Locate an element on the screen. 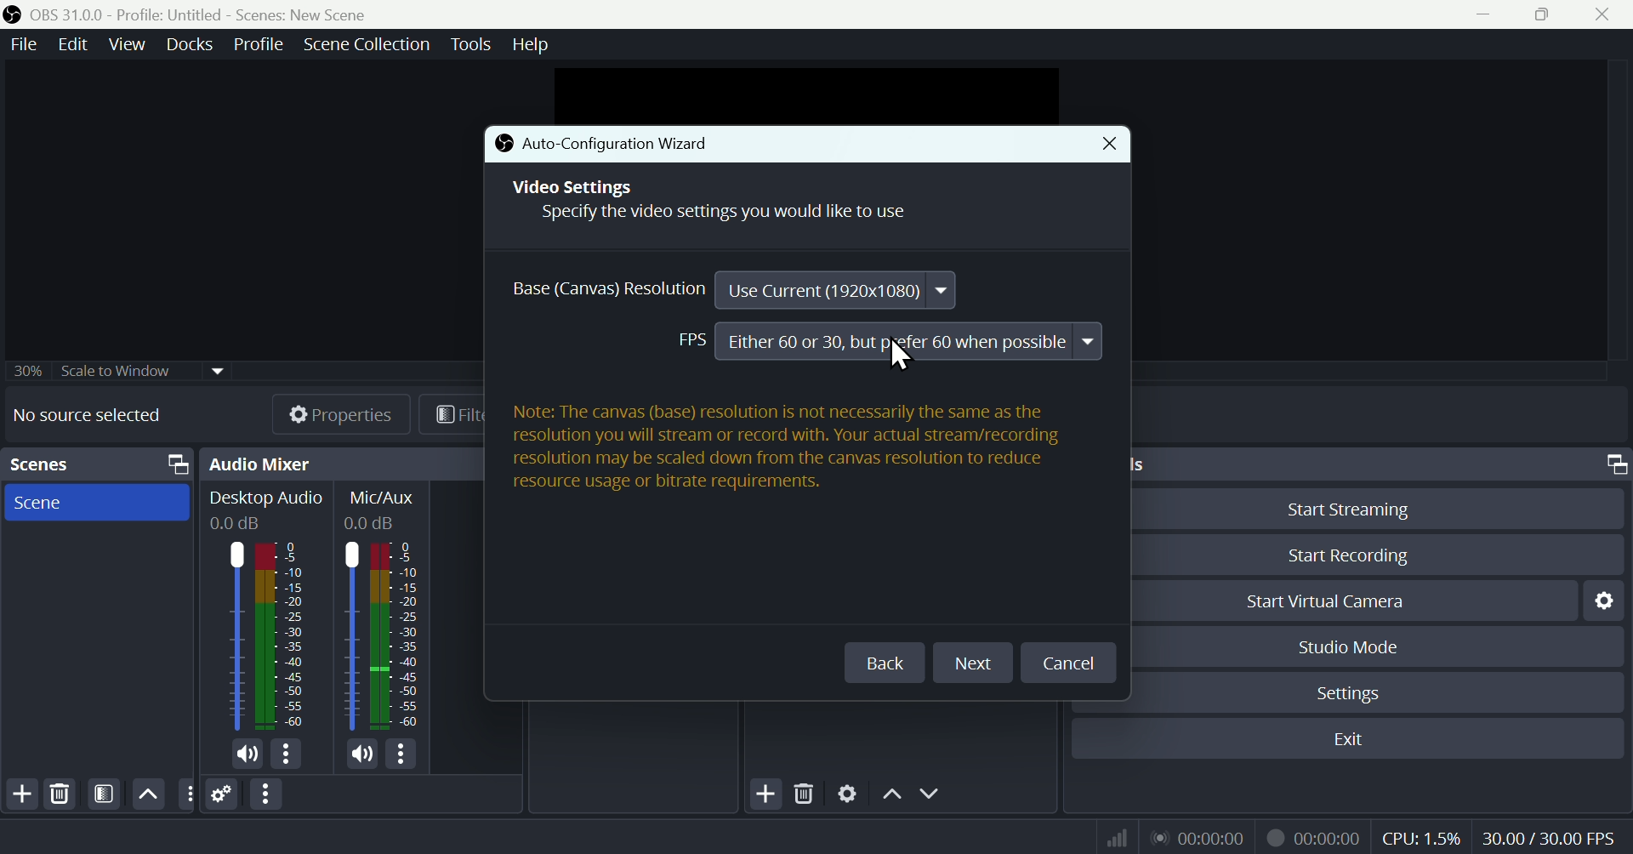 This screenshot has height=854, width=1633. Add is located at coordinates (20, 794).